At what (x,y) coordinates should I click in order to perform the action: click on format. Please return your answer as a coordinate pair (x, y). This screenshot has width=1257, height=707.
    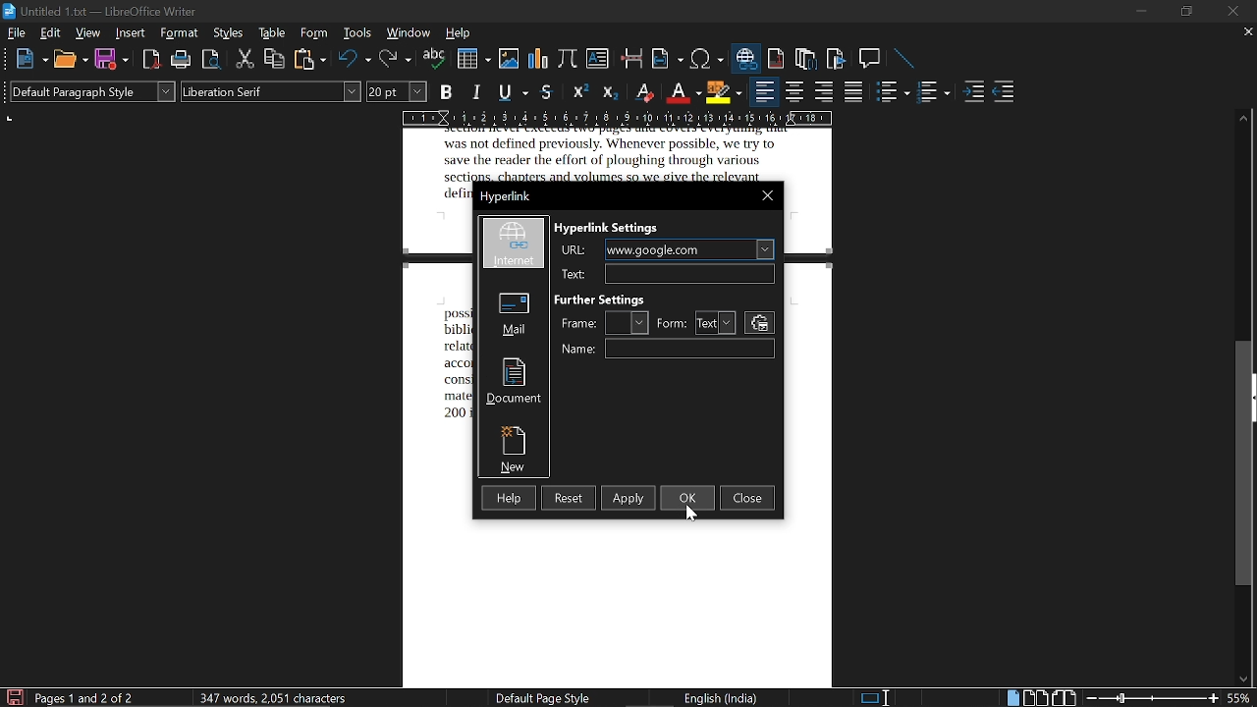
    Looking at the image, I should click on (180, 33).